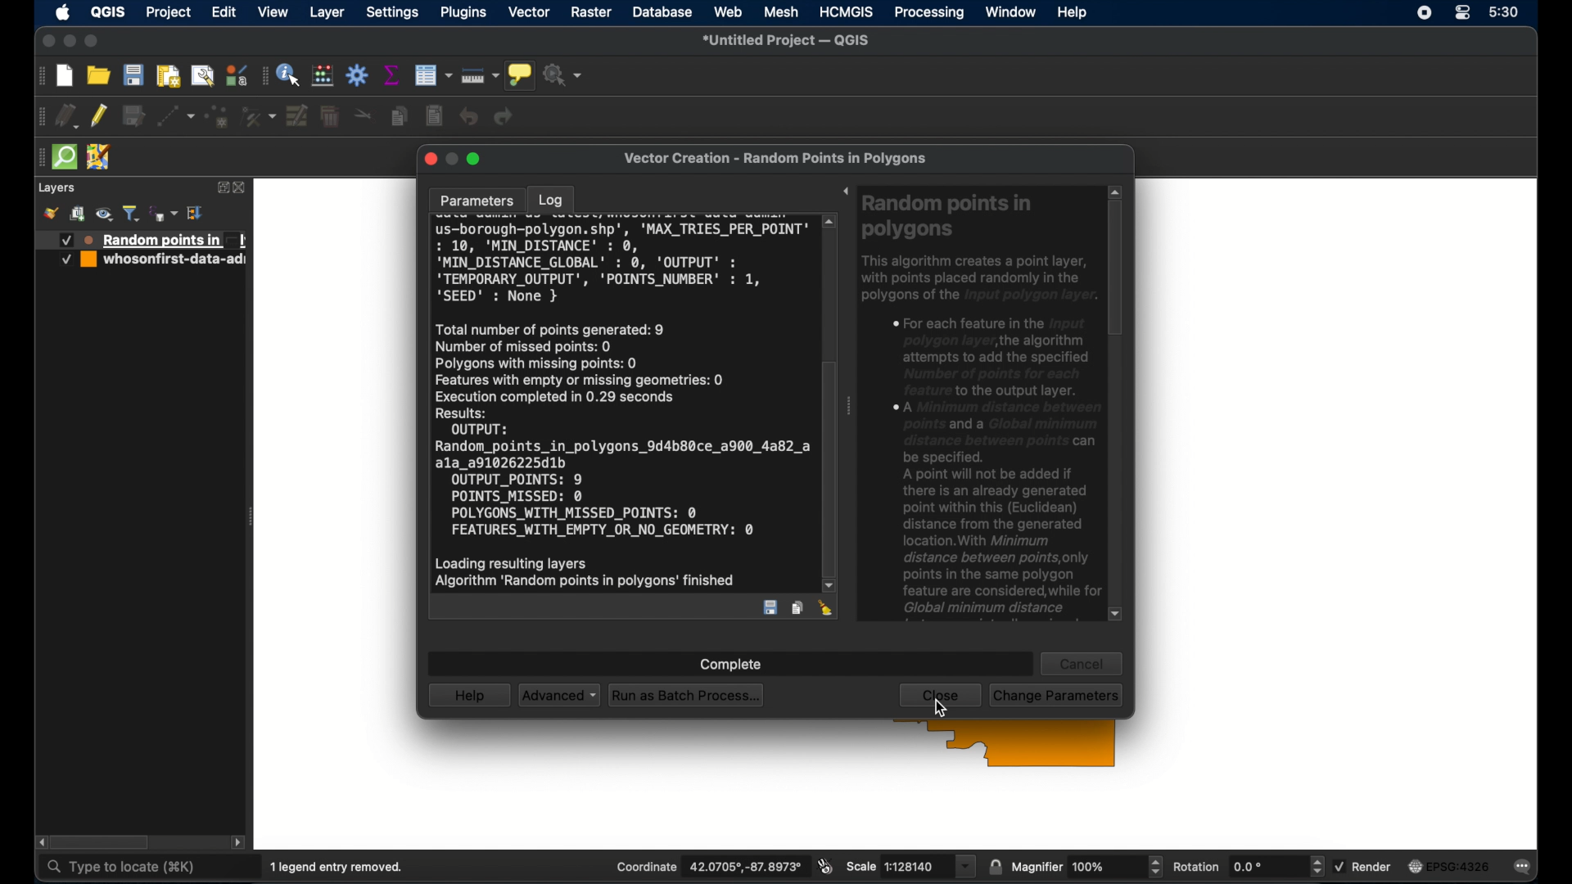 This screenshot has width=1572, height=884. Describe the element at coordinates (1082, 696) in the screenshot. I see `run` at that location.